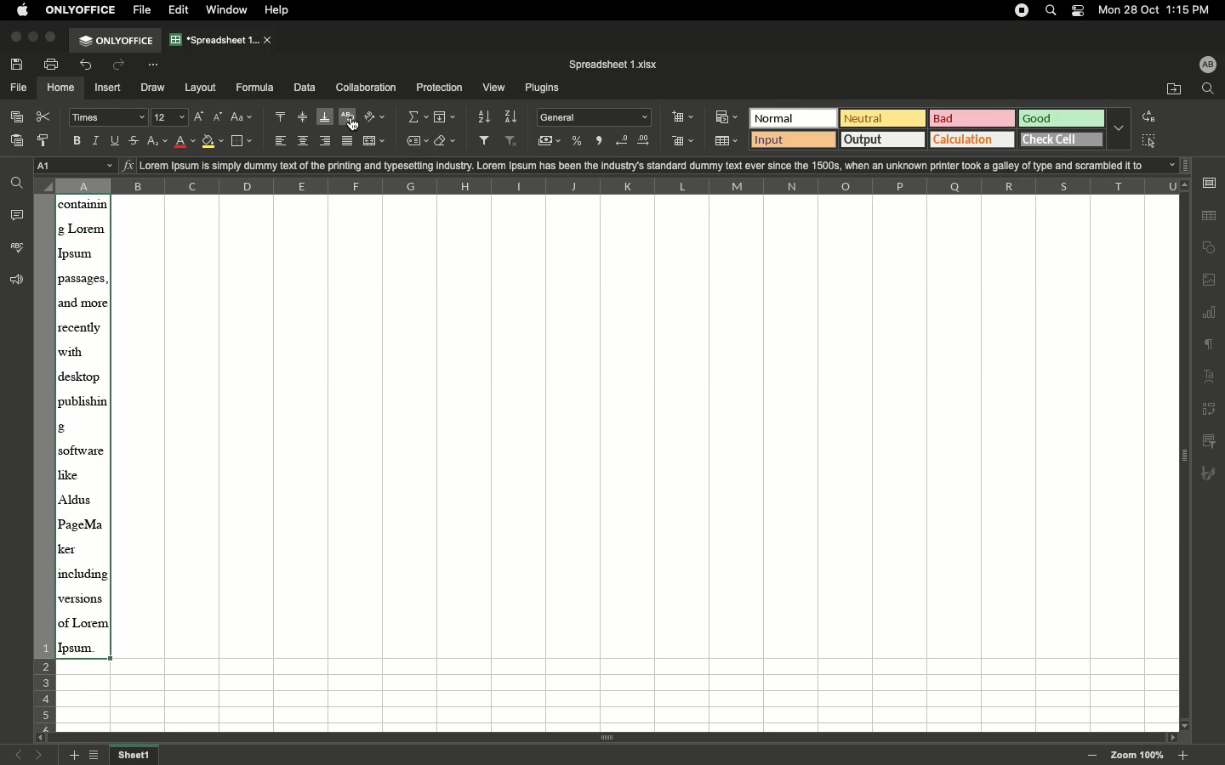  I want to click on Copy style, so click(45, 141).